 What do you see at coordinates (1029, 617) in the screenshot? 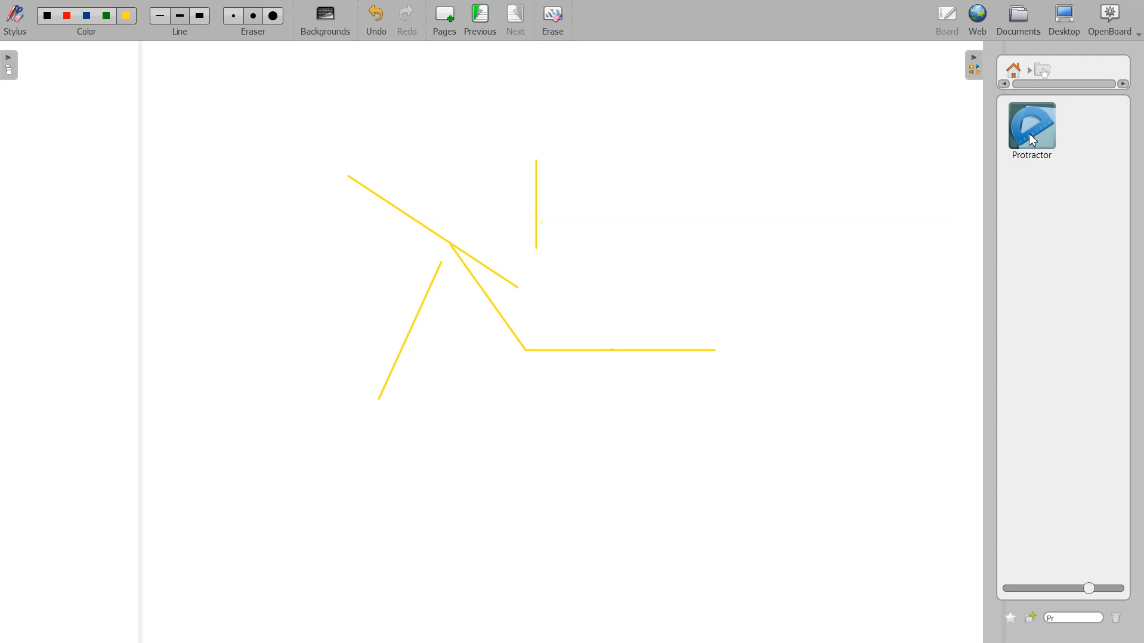
I see `Add new file` at bounding box center [1029, 617].